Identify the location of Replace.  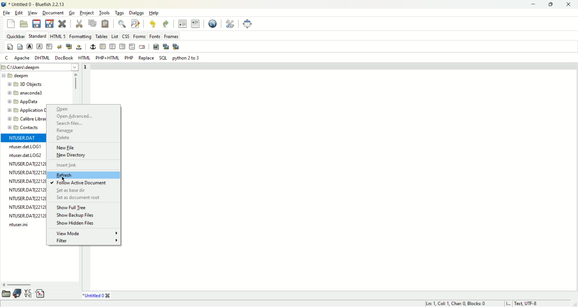
(147, 58).